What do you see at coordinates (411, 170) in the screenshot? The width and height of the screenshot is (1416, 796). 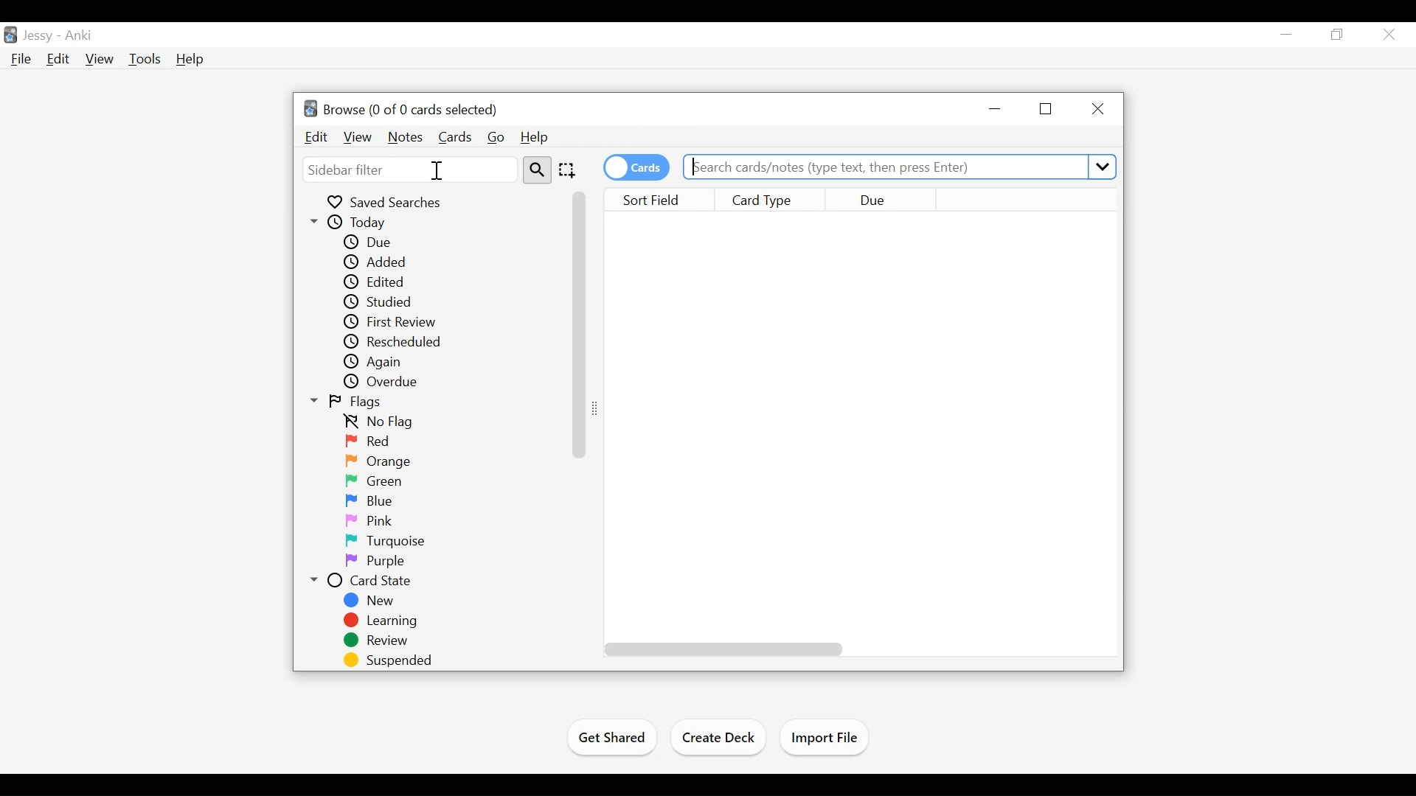 I see `Sidebar Filter` at bounding box center [411, 170].